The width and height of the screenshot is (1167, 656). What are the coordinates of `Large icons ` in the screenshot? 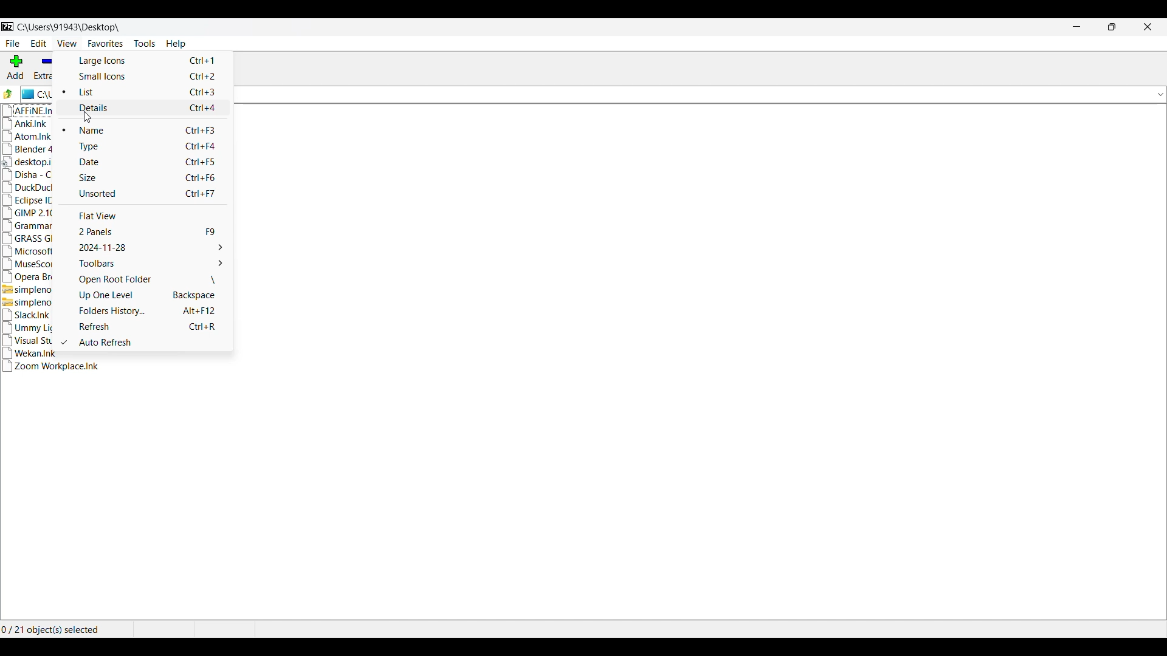 It's located at (144, 61).